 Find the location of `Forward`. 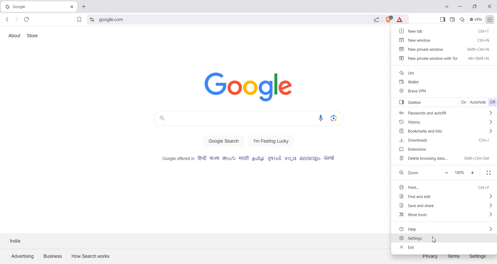

Forward is located at coordinates (17, 20).